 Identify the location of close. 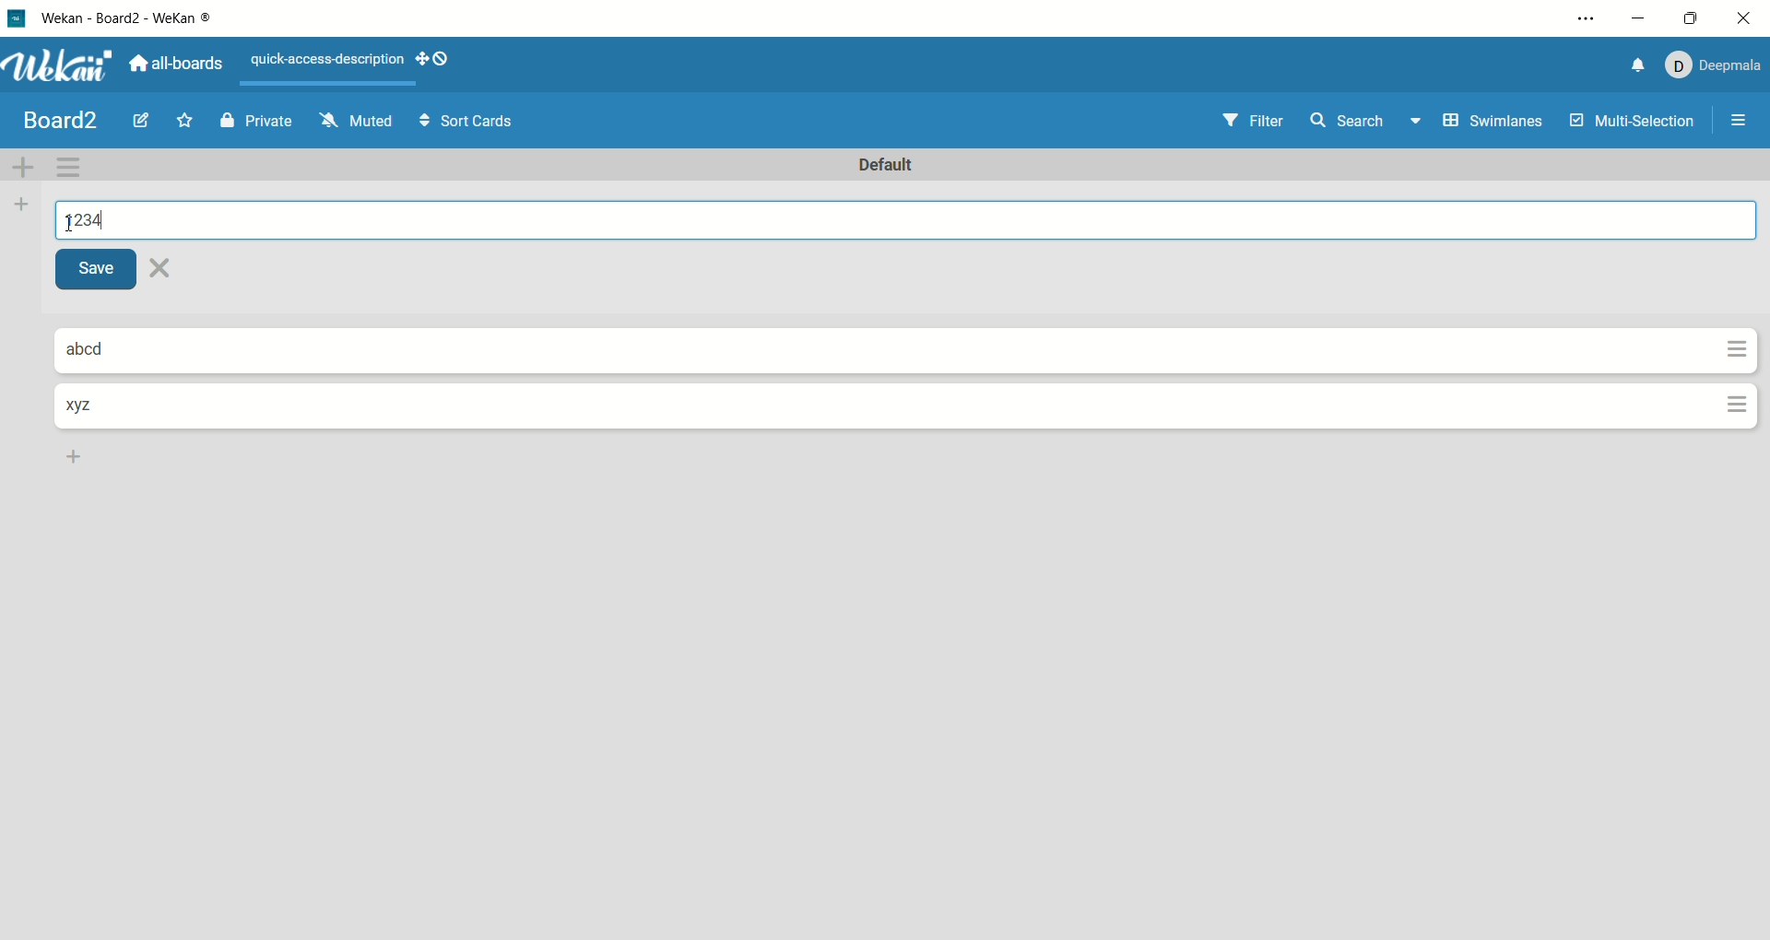
(1747, 18).